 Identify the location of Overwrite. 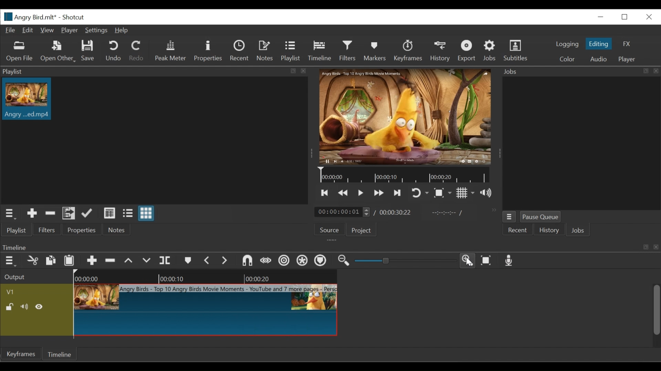
(146, 261).